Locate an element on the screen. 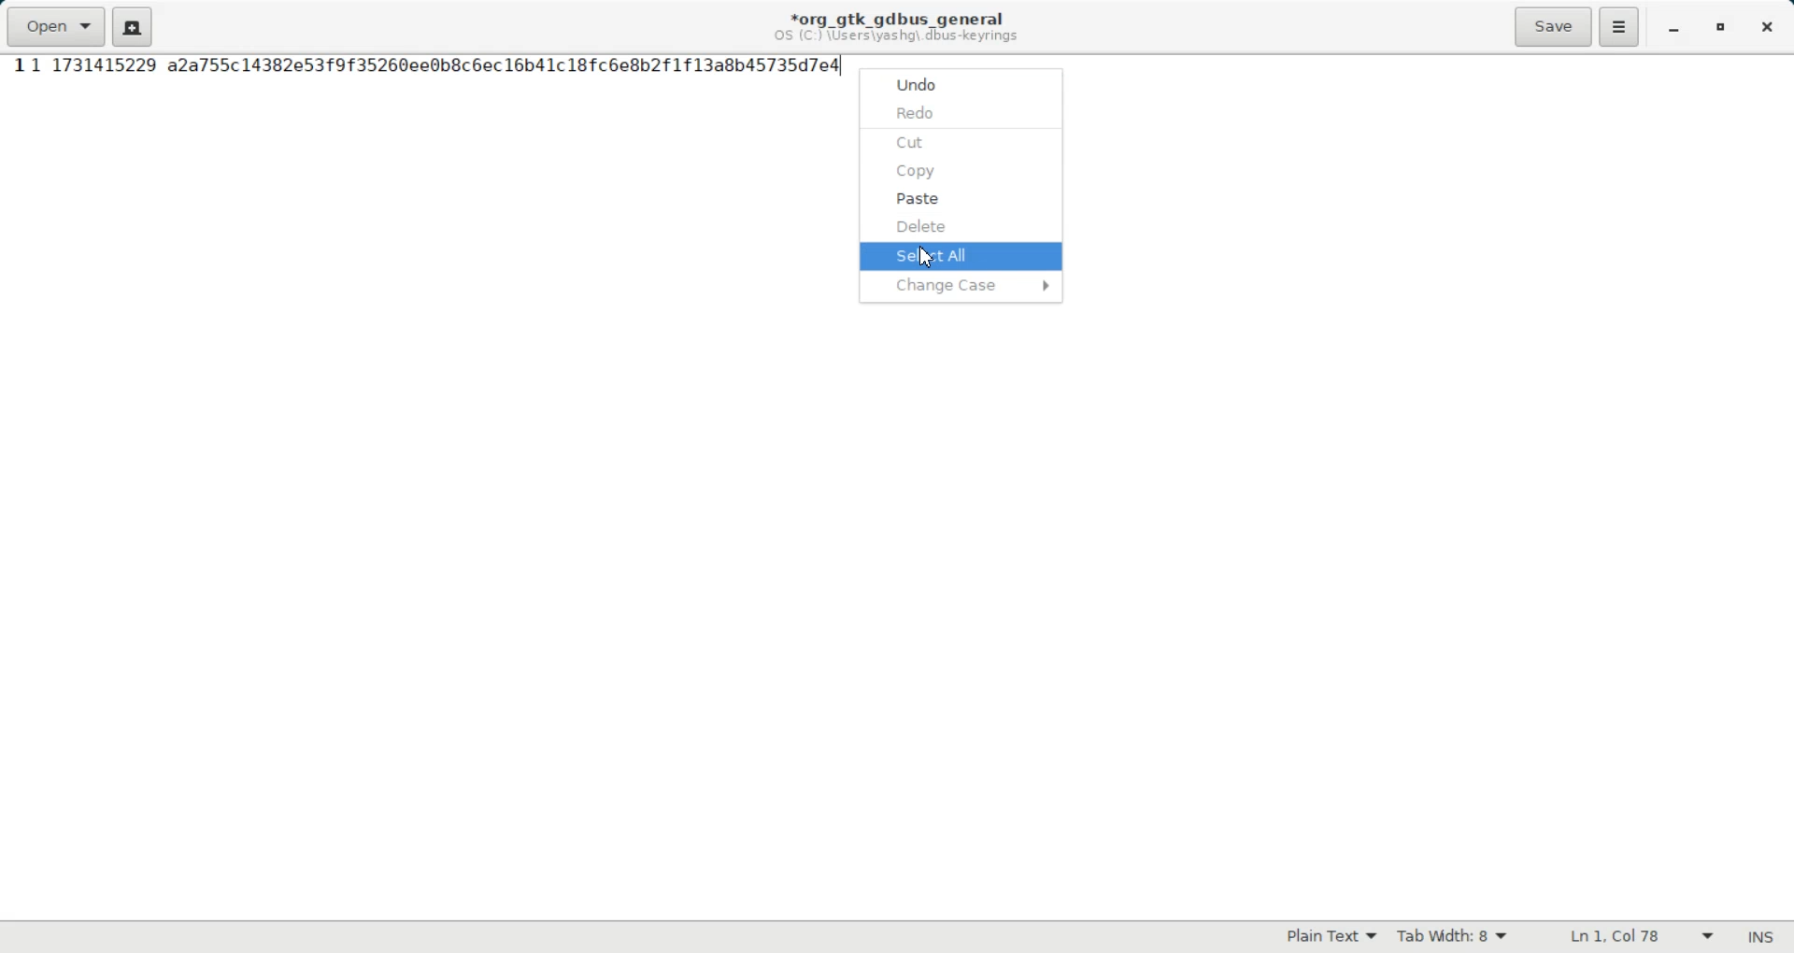 This screenshot has height=953, width=1794. Undo is located at coordinates (961, 84).